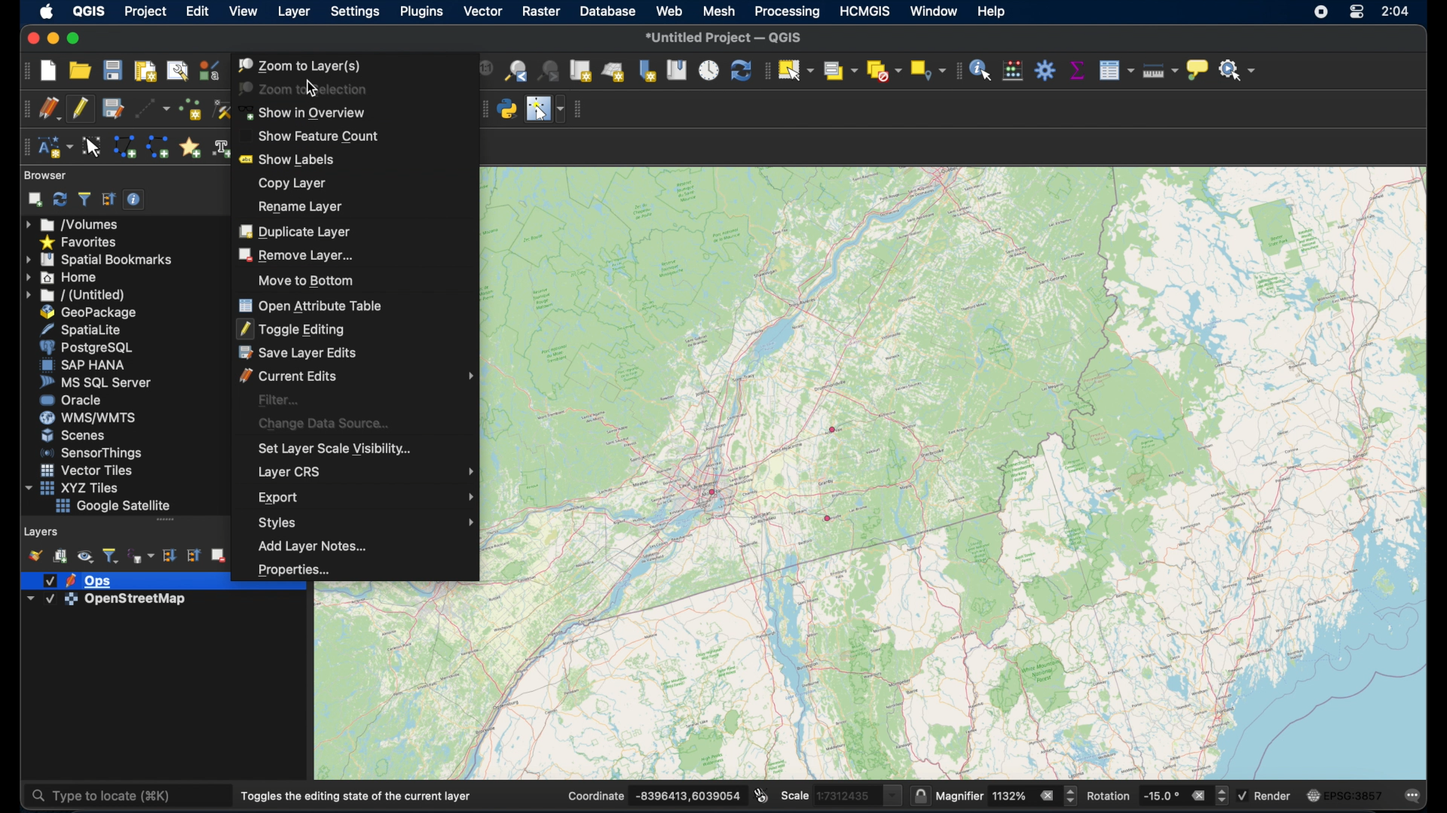 This screenshot has width=1447, height=813. Describe the element at coordinates (1323, 13) in the screenshot. I see `screen recorder icon` at that location.